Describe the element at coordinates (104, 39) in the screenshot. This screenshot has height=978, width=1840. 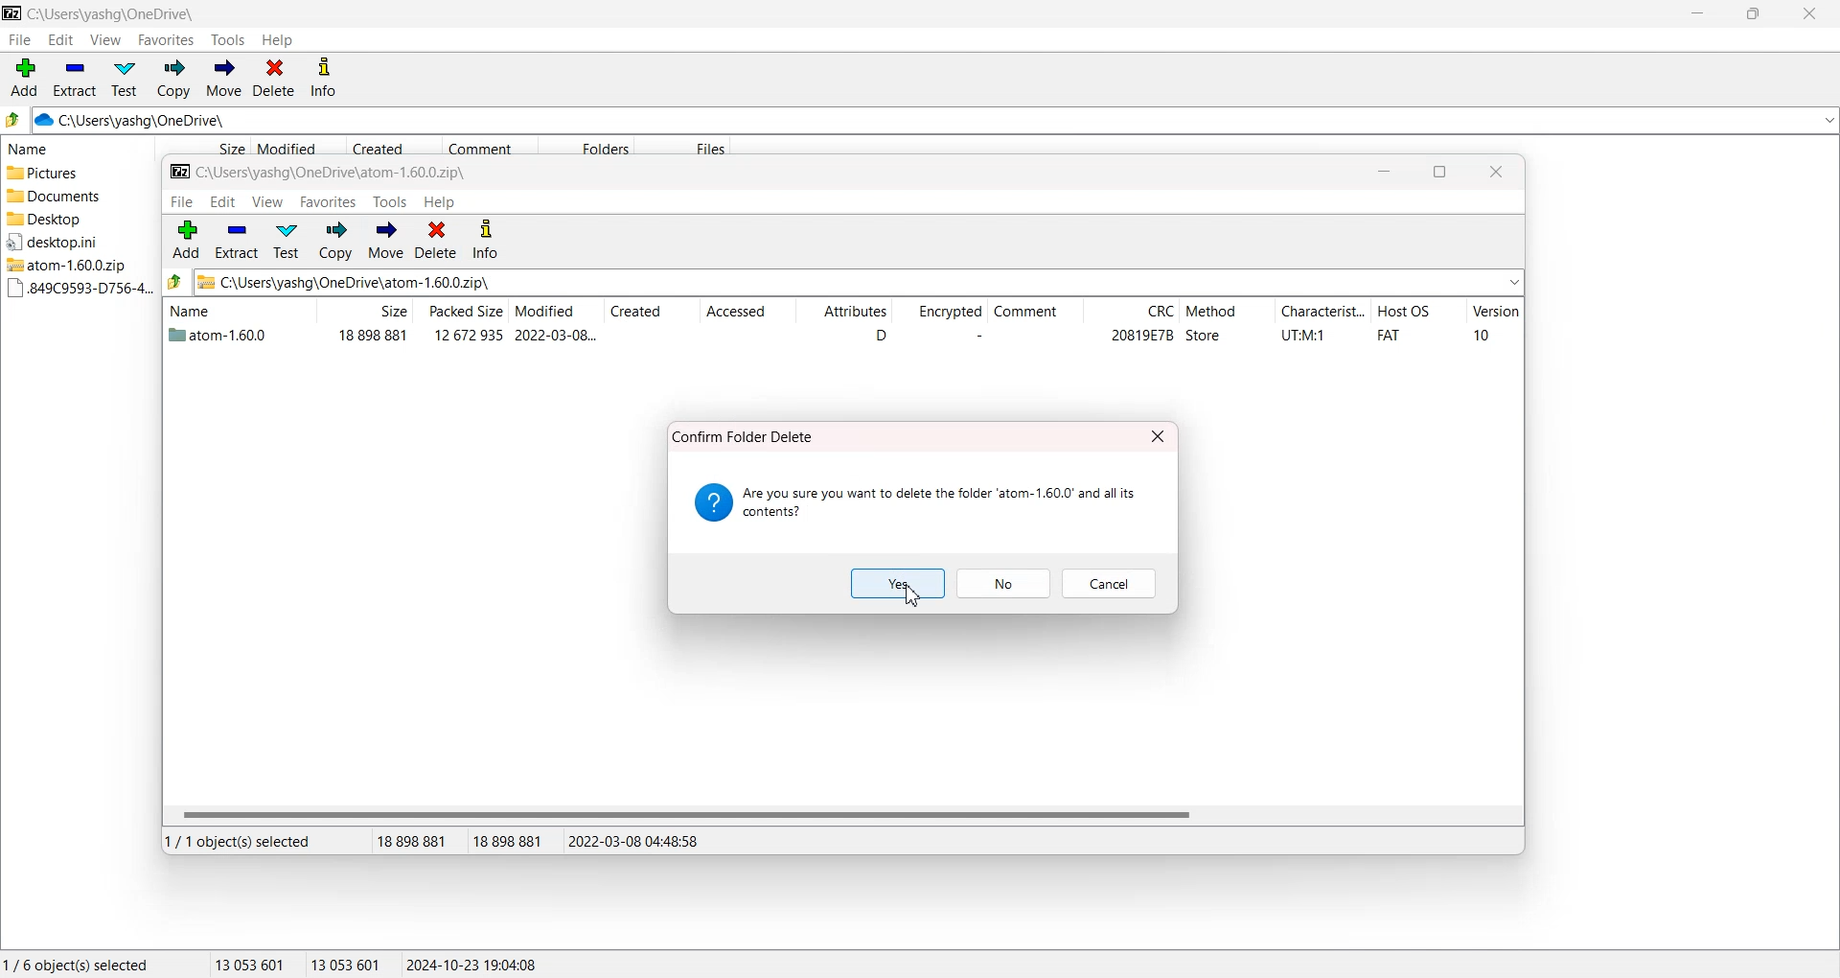
I see `View` at that location.